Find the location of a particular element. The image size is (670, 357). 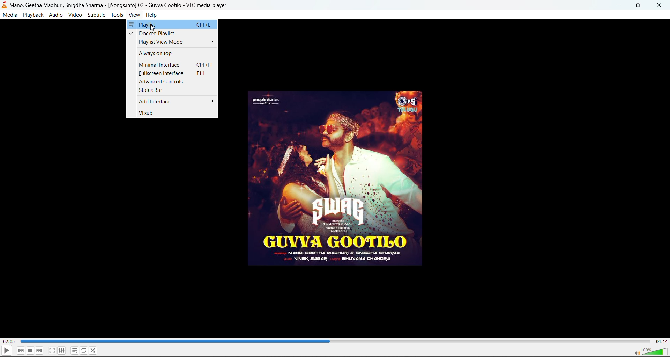

total time is located at coordinates (662, 342).